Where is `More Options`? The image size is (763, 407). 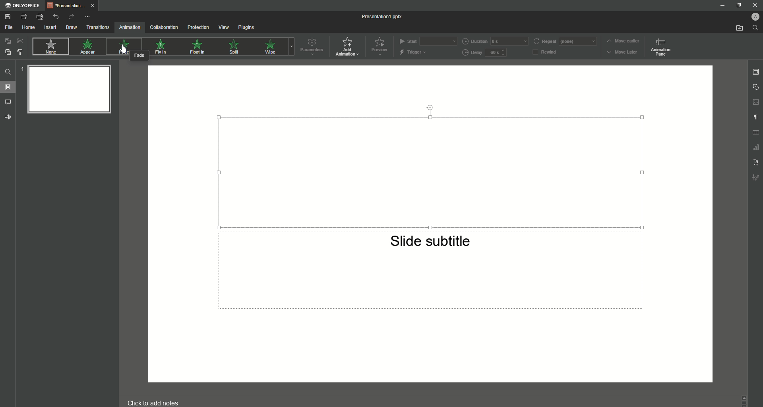 More Options is located at coordinates (87, 17).